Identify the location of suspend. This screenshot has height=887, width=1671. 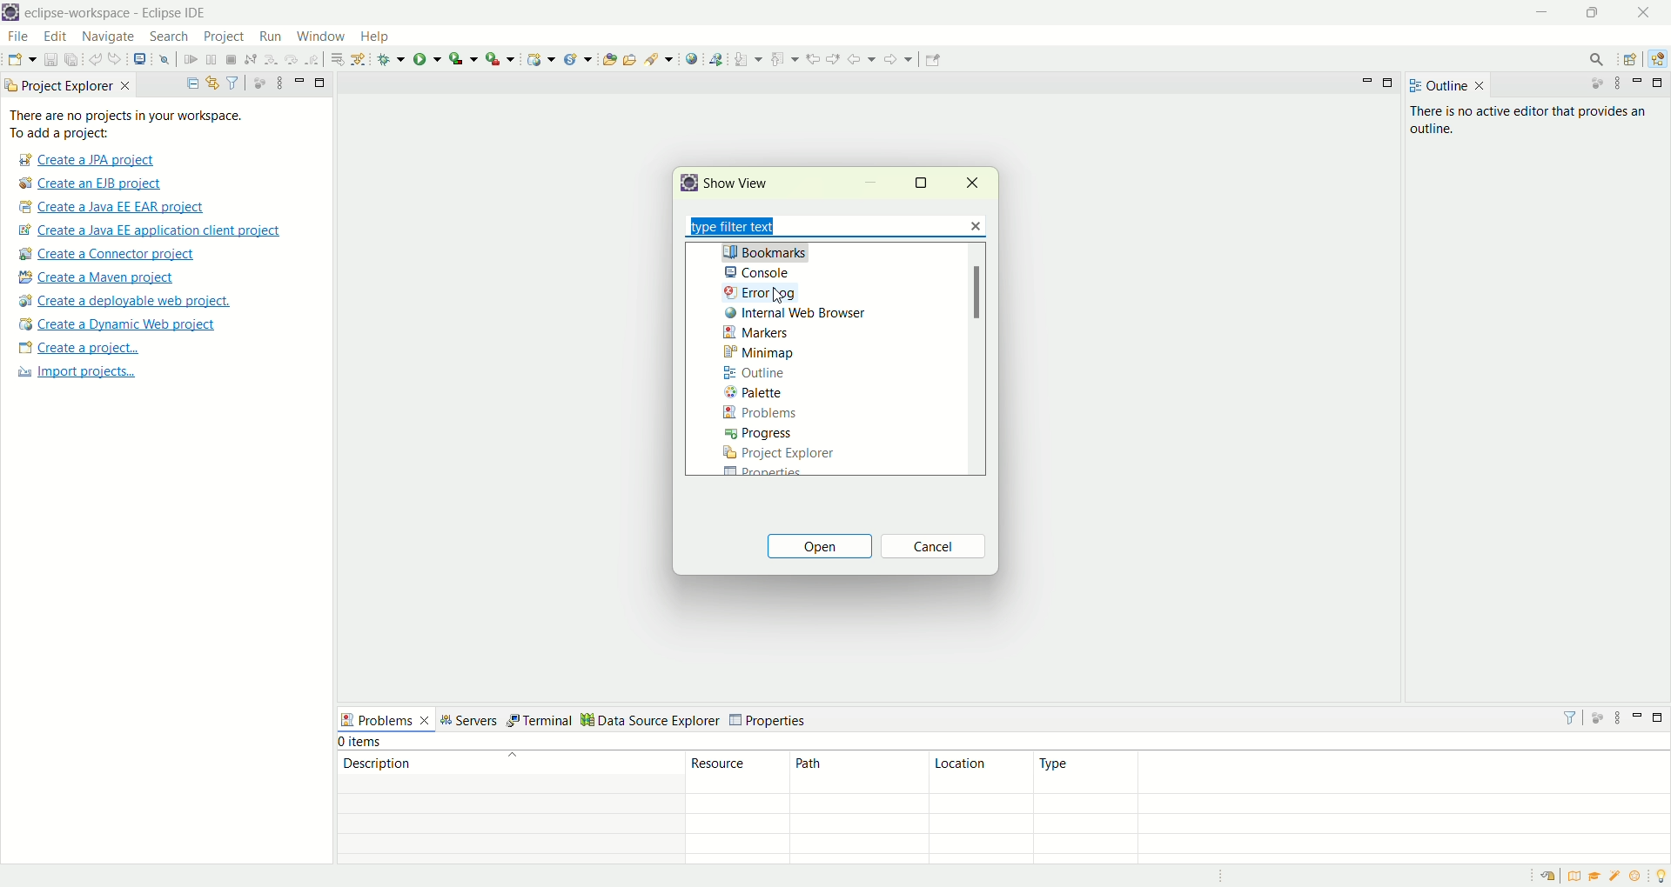
(212, 58).